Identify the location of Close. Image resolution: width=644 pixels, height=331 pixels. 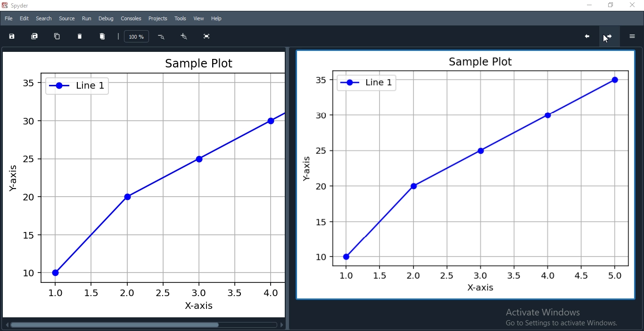
(633, 6).